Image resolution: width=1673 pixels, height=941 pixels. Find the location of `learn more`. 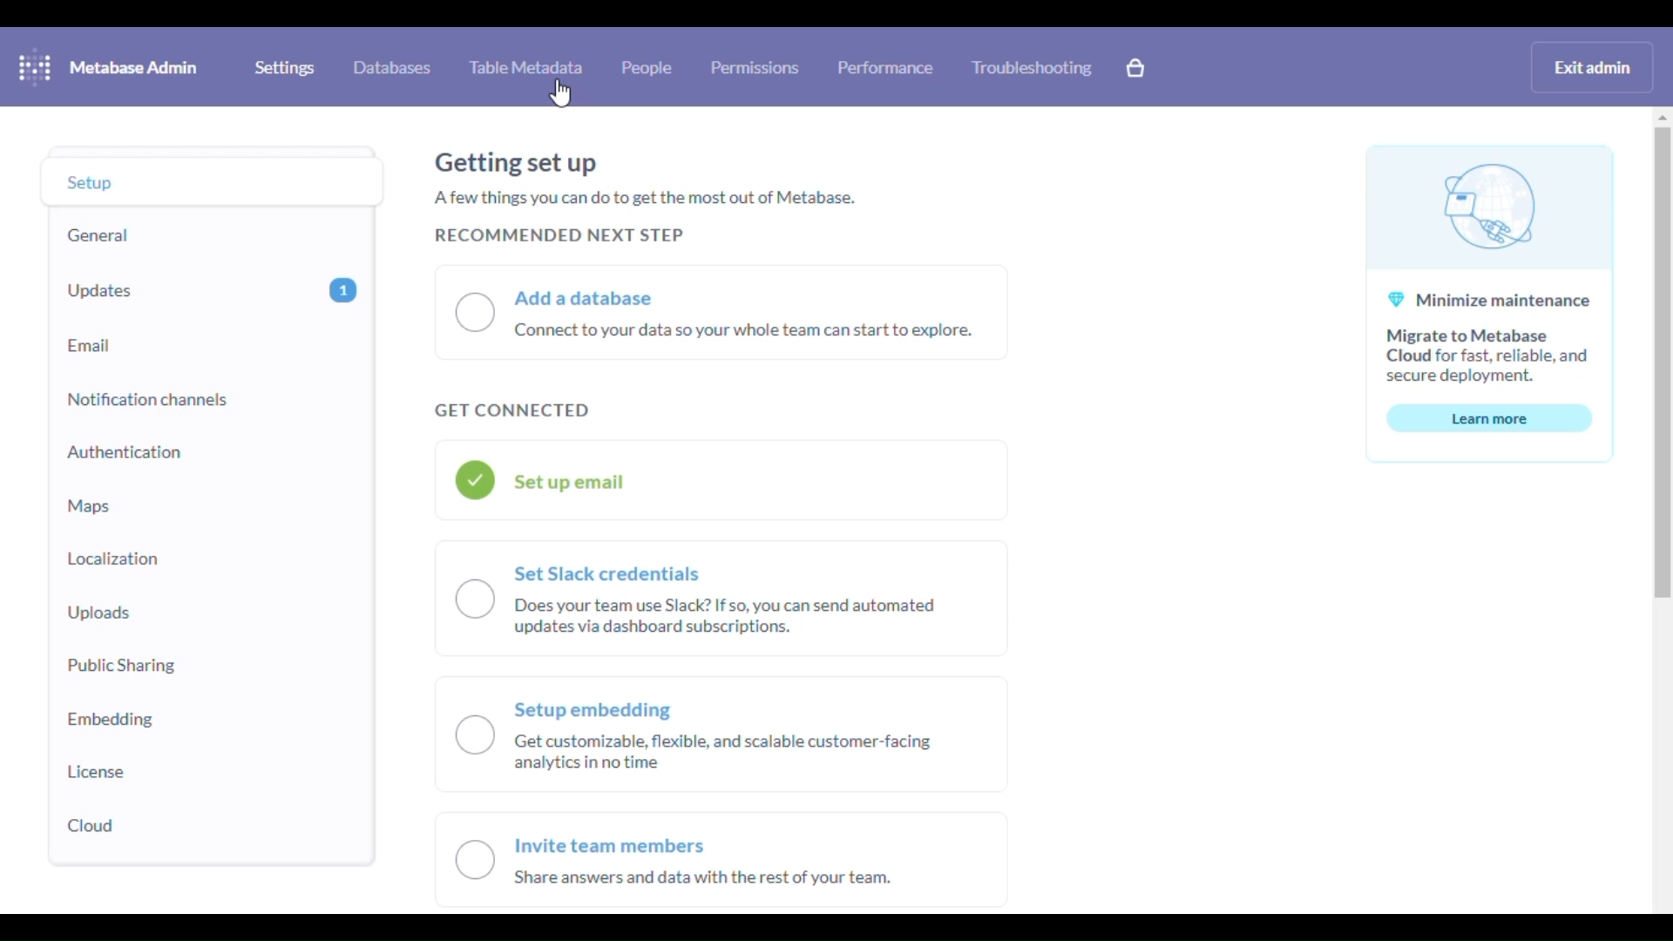

learn more is located at coordinates (1490, 419).